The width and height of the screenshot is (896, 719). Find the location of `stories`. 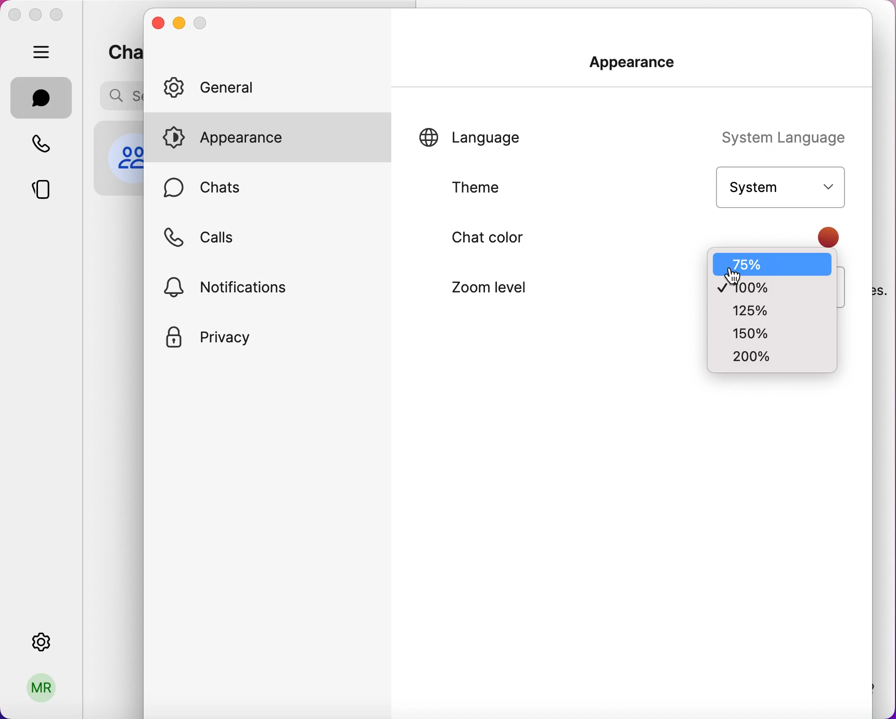

stories is located at coordinates (38, 192).